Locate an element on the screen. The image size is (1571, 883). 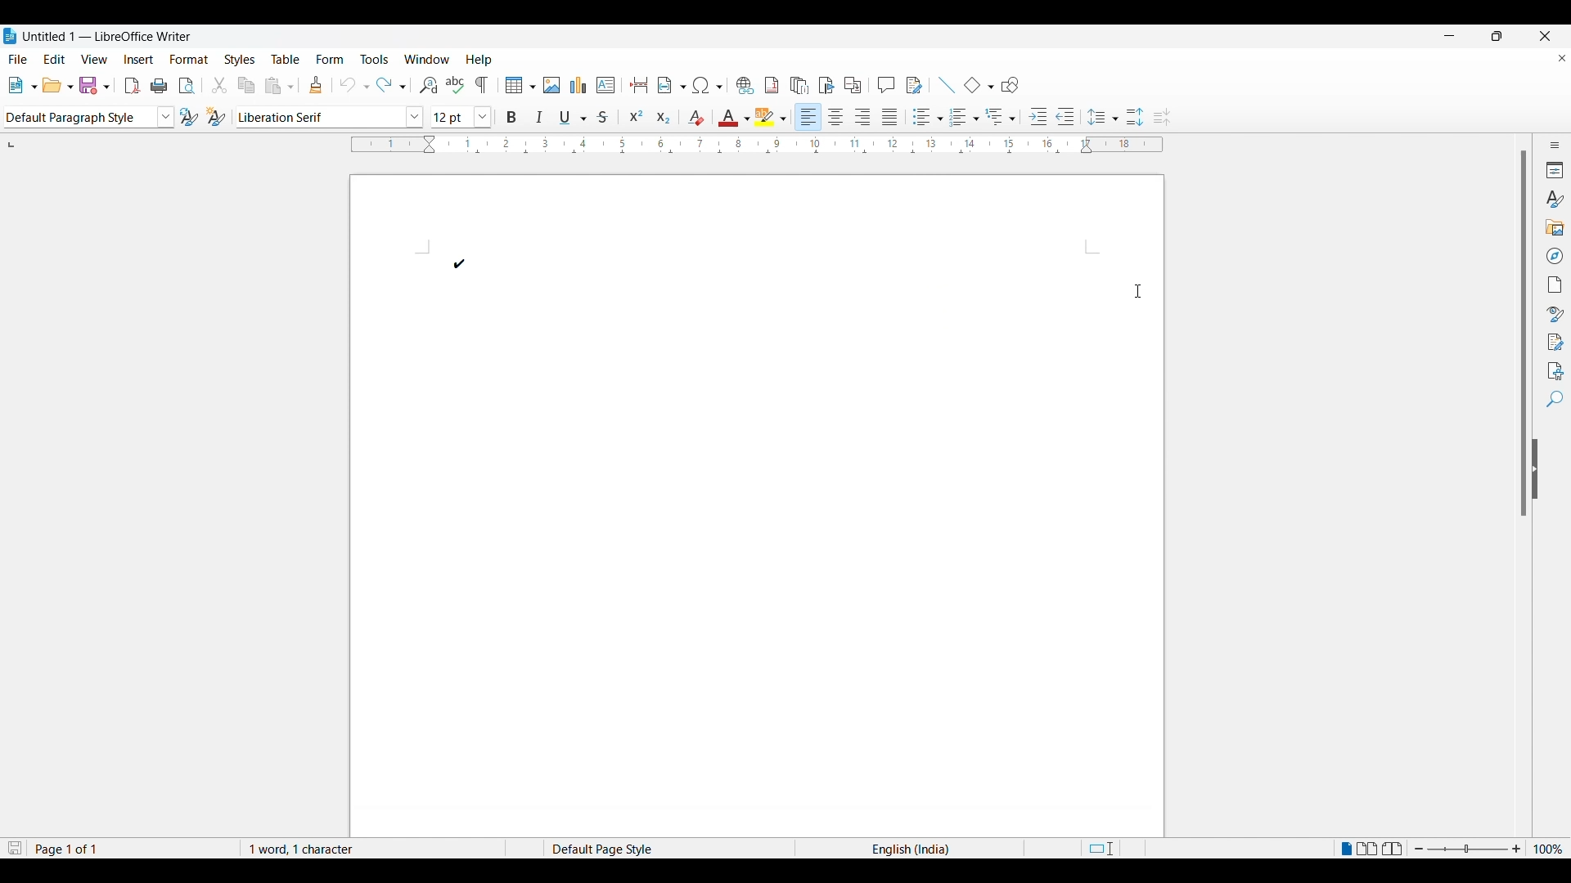
Form is located at coordinates (331, 58).